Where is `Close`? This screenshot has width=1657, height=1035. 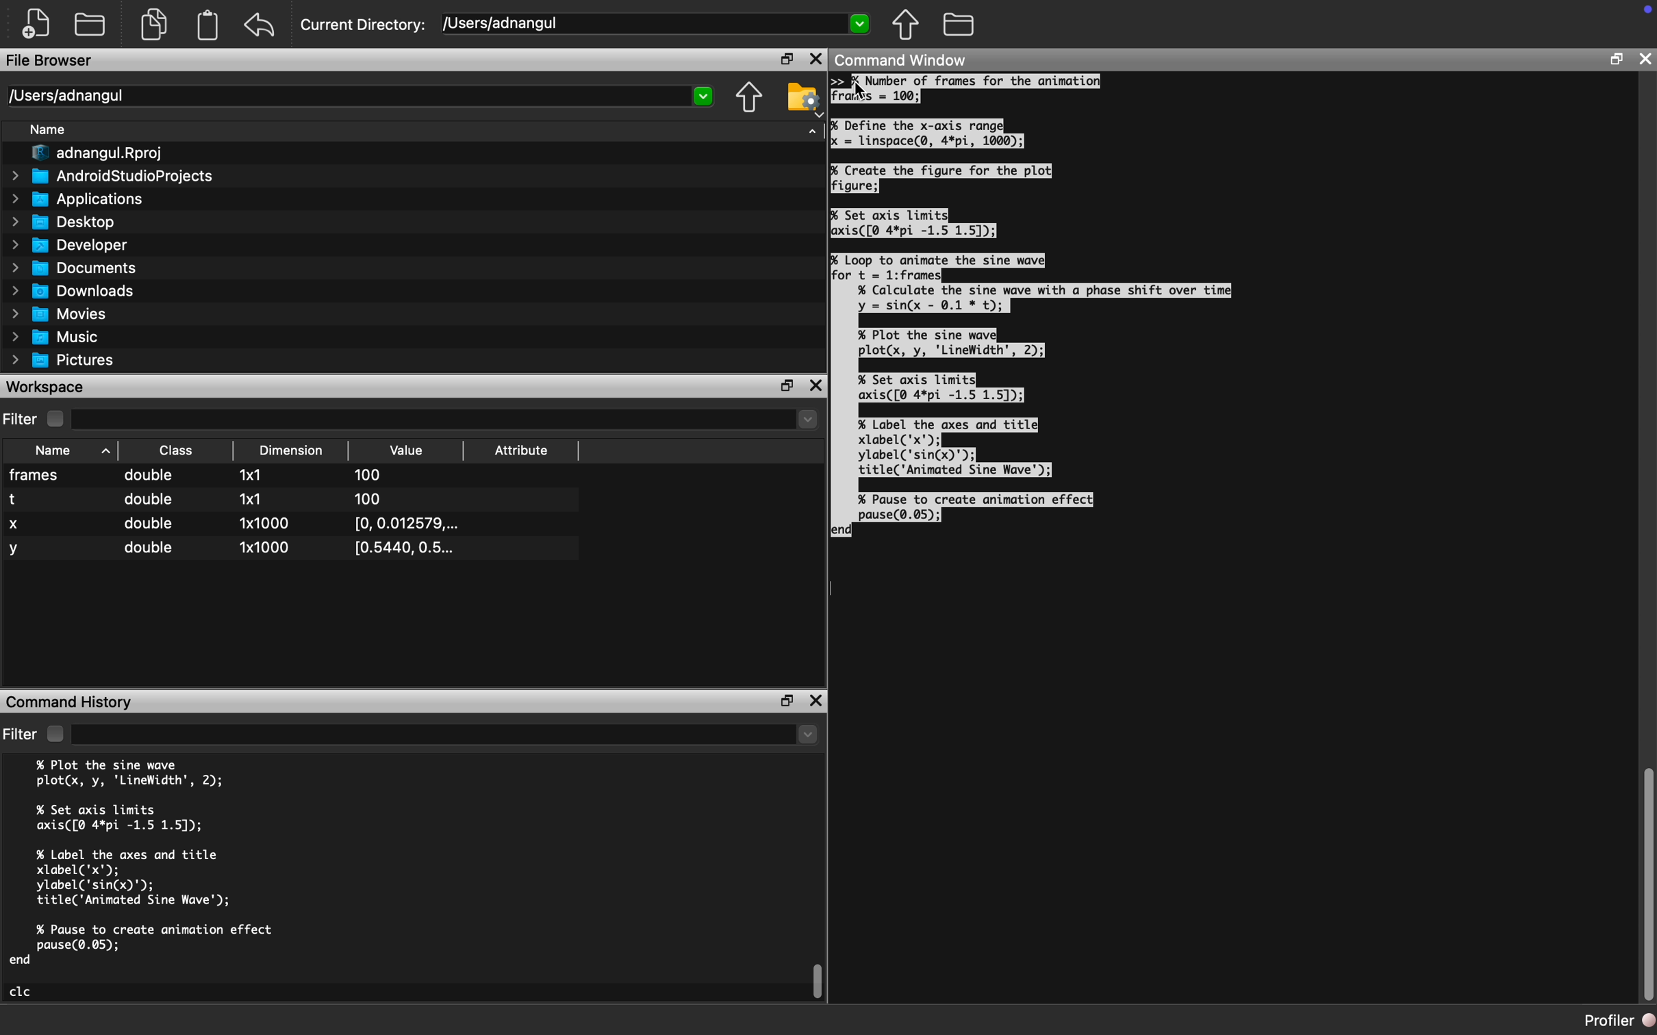
Close is located at coordinates (815, 57).